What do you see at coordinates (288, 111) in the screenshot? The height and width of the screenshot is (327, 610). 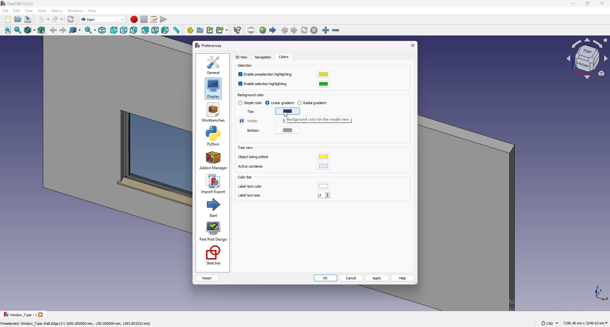 I see `top color` at bounding box center [288, 111].